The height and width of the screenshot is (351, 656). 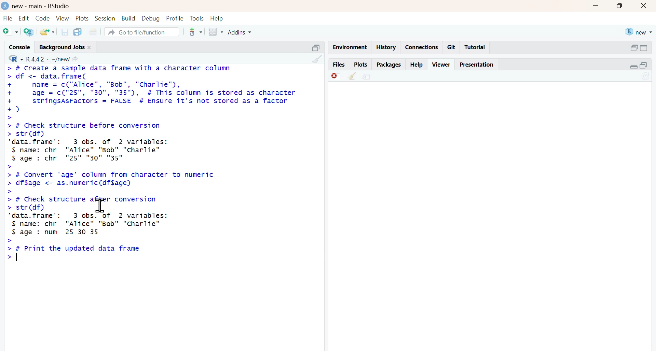 I want to click on copy, so click(x=77, y=32).